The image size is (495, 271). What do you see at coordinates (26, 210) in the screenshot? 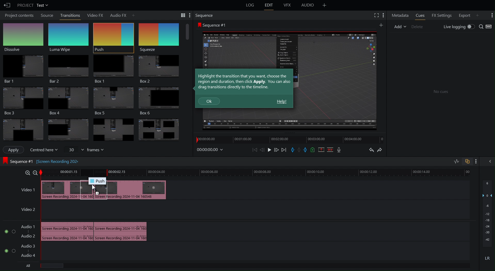
I see `Video 2` at bounding box center [26, 210].